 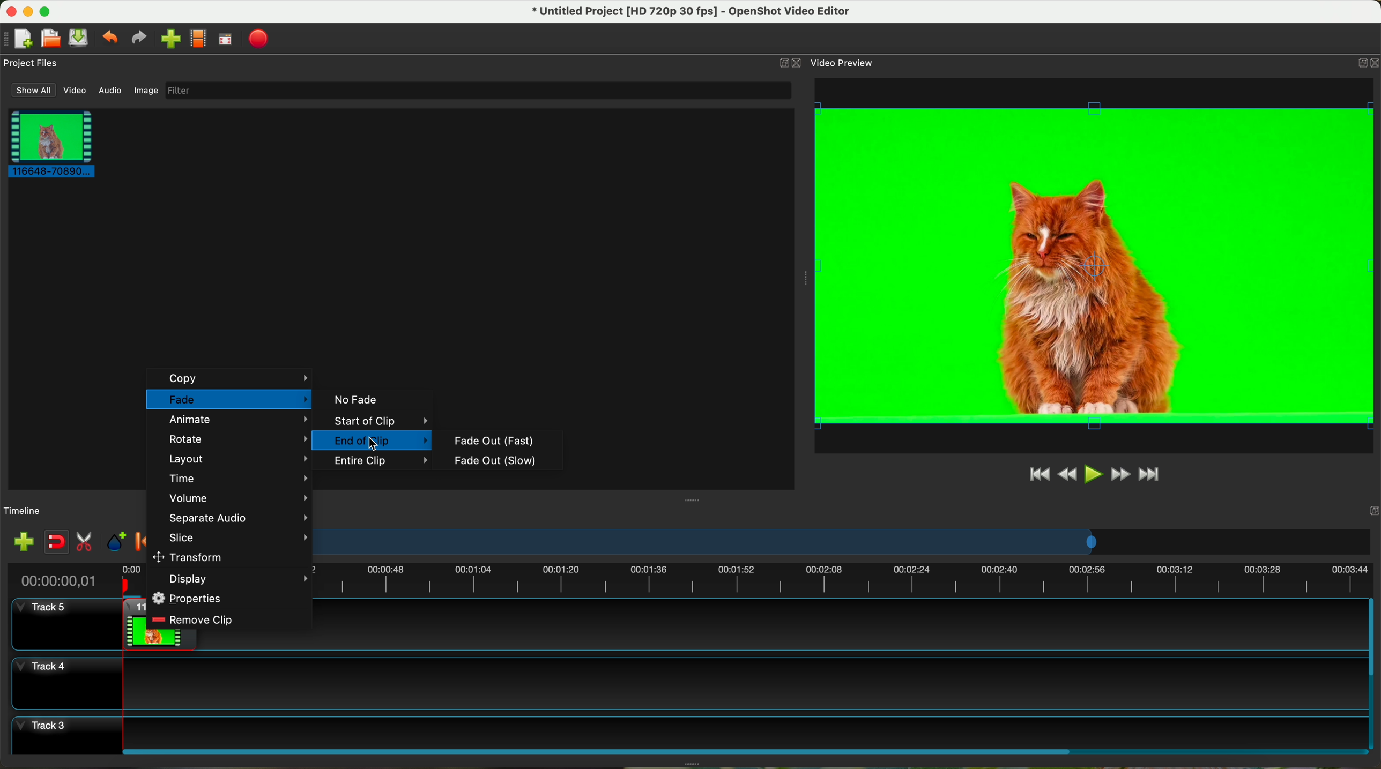 I want to click on start of clip, so click(x=374, y=421).